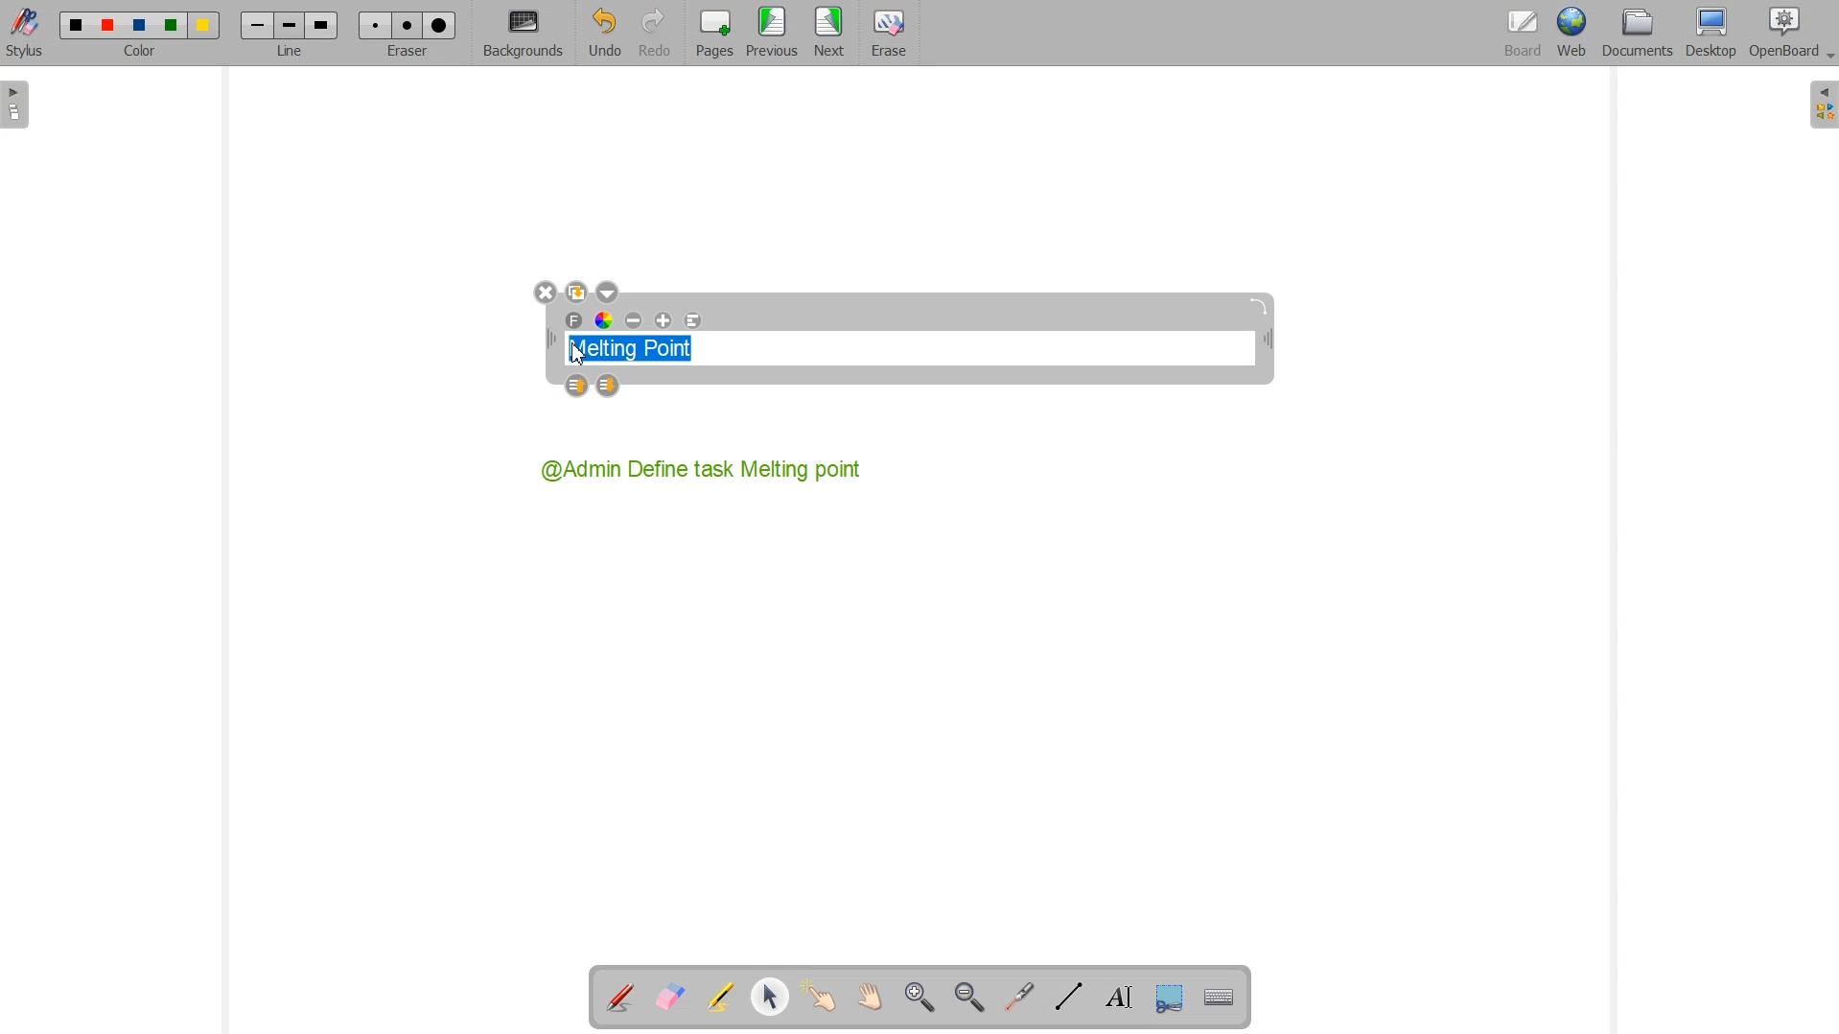 This screenshot has height=1034, width=1839. What do you see at coordinates (143, 35) in the screenshot?
I see `Color` at bounding box center [143, 35].